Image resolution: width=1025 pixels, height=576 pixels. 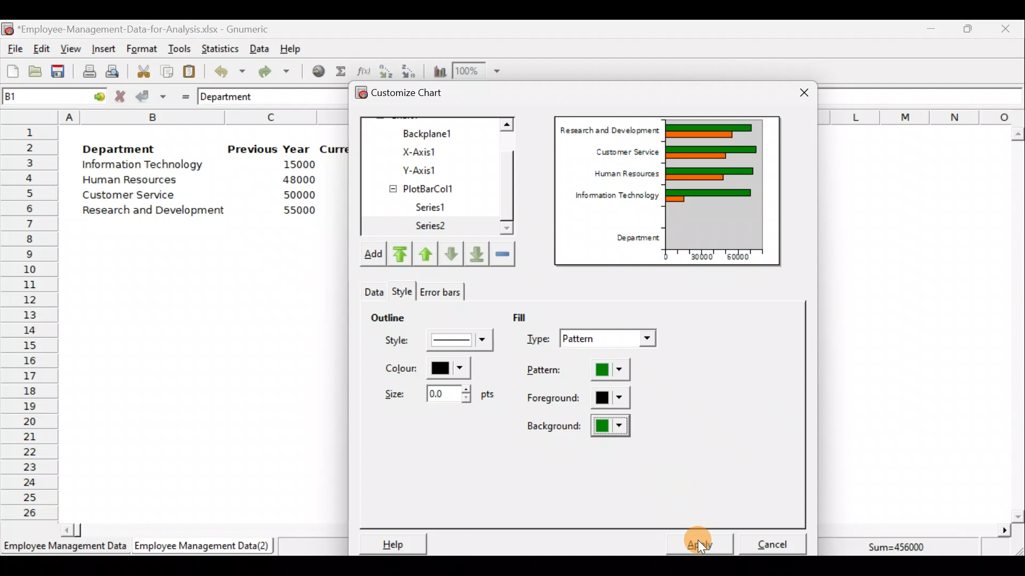 I want to click on Undo last action, so click(x=224, y=69).